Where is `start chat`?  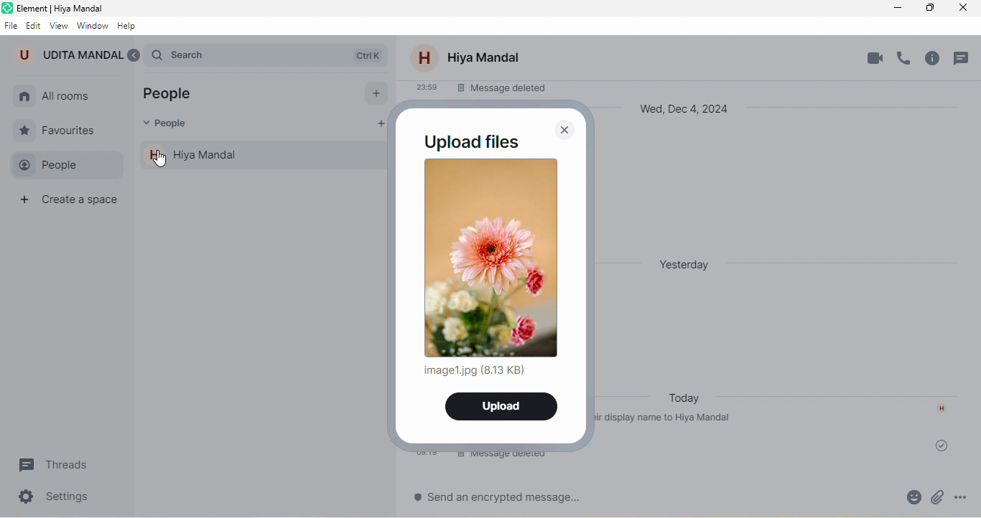
start chat is located at coordinates (379, 126).